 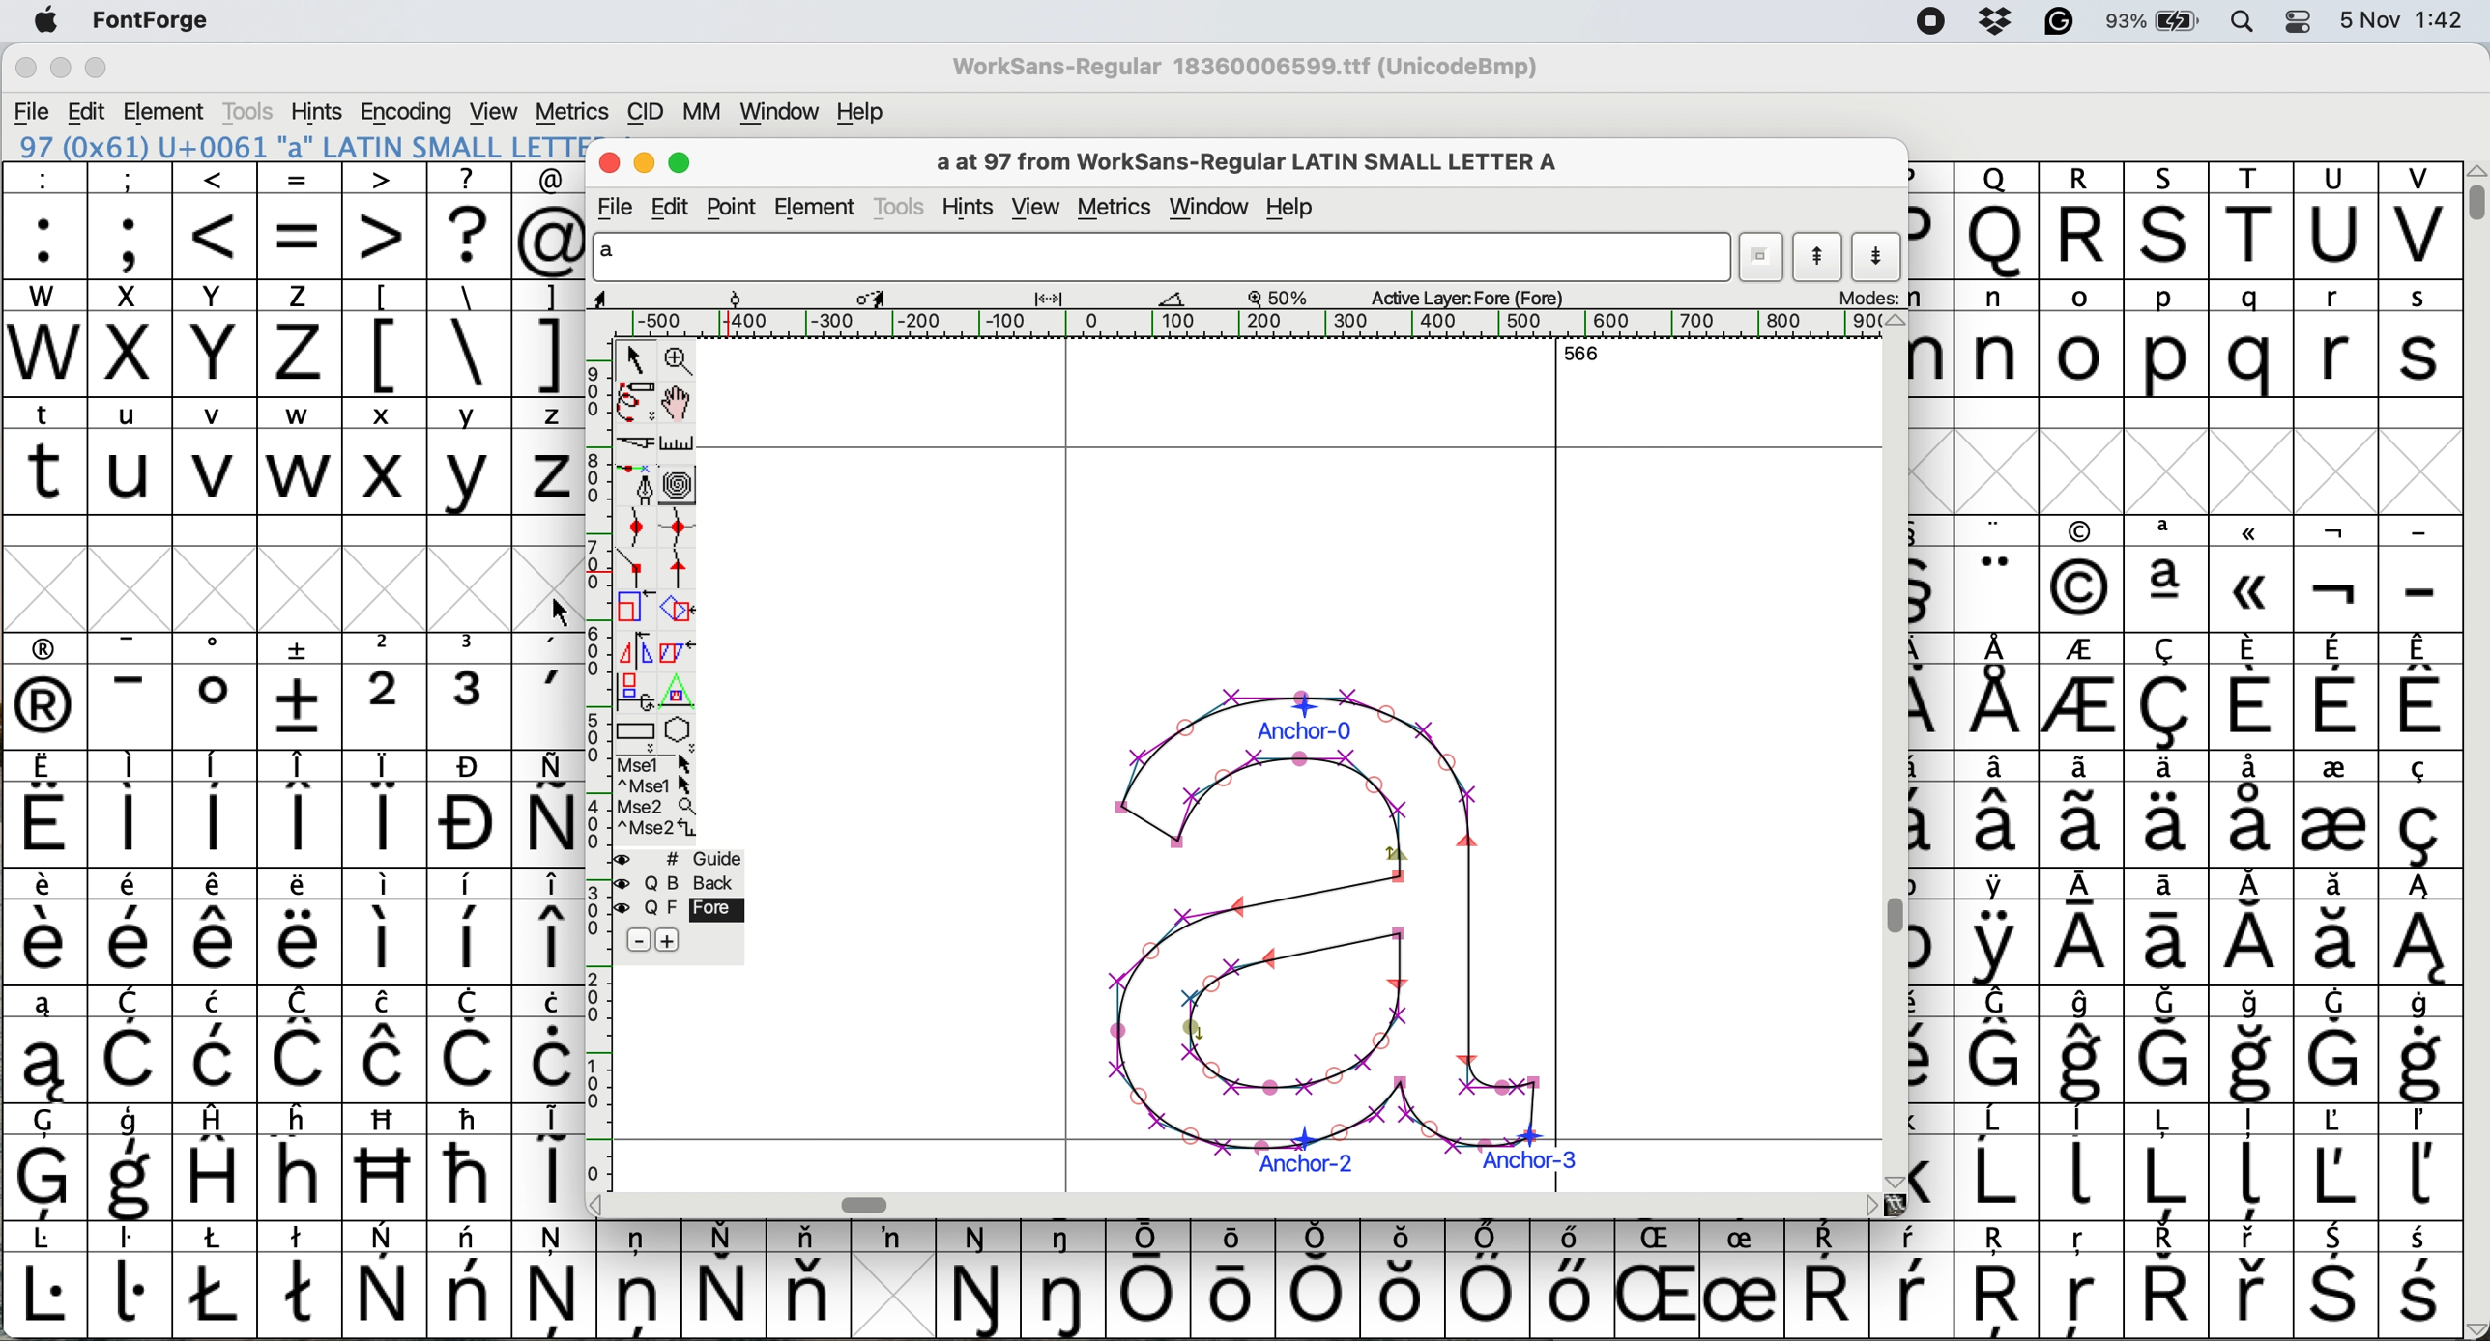 What do you see at coordinates (136, 1046) in the screenshot?
I see `symbol` at bounding box center [136, 1046].